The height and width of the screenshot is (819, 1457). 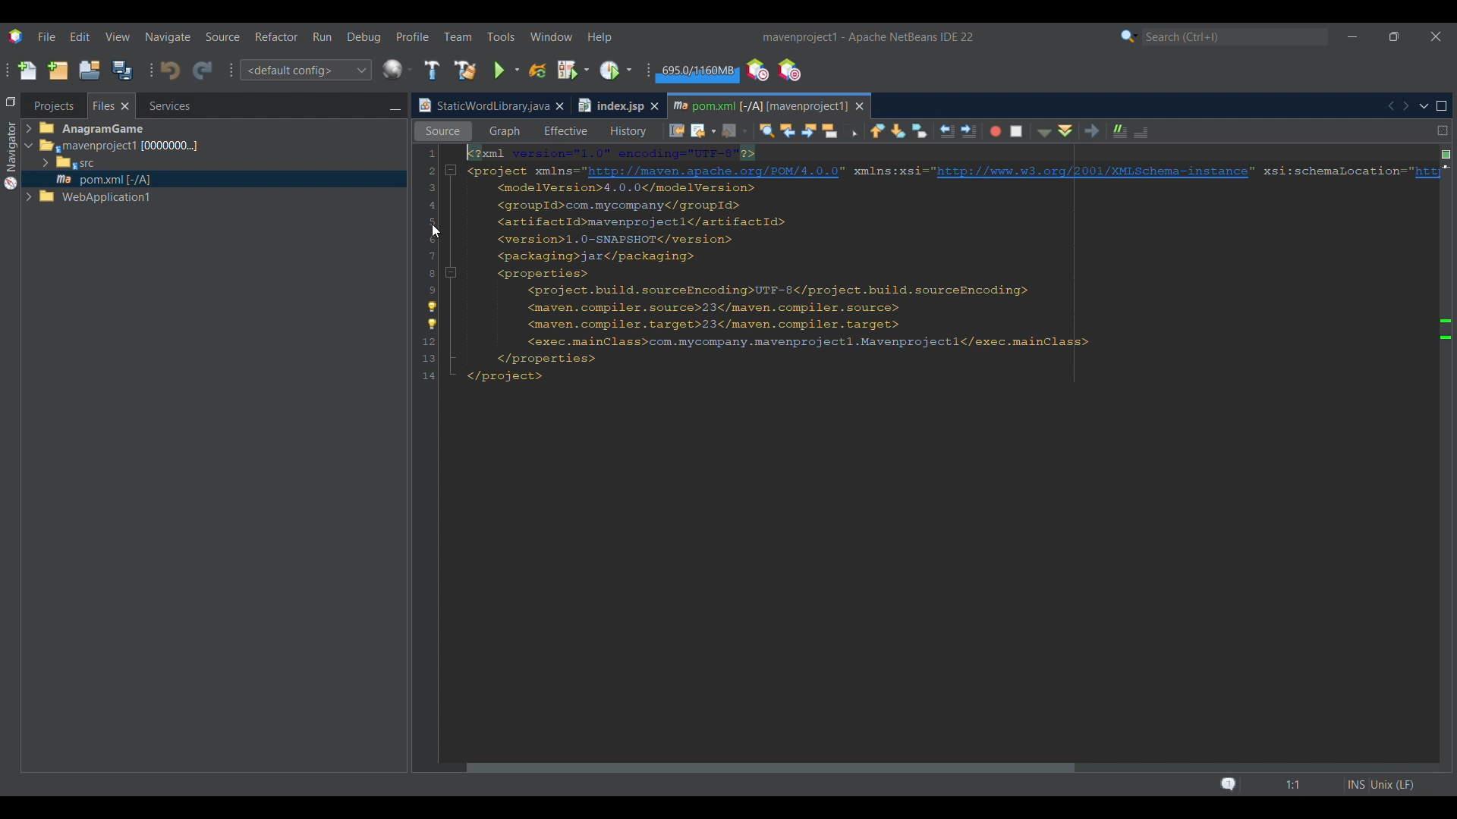 I want to click on Toggle bookmark, so click(x=920, y=130).